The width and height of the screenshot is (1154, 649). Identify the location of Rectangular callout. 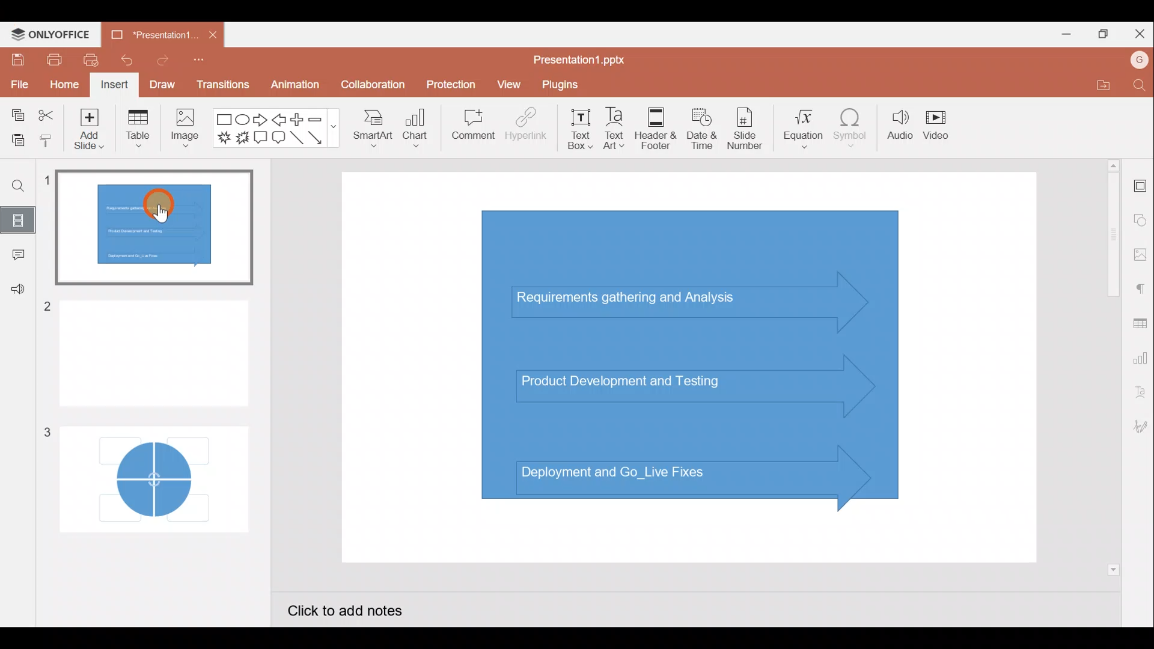
(260, 137).